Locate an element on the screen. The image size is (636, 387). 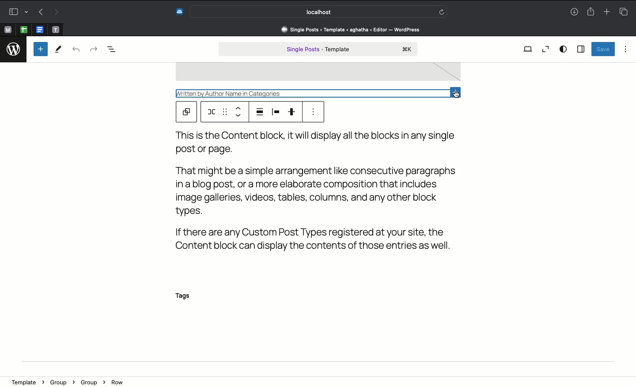
Options is located at coordinates (315, 113).